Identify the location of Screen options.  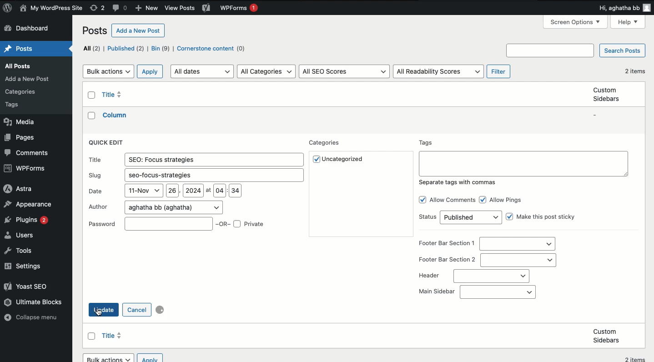
(577, 21).